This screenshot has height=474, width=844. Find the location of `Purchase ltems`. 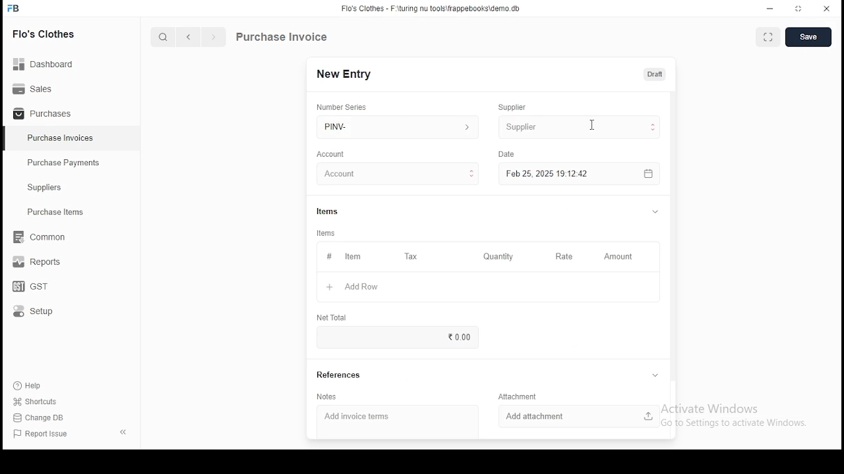

Purchase ltems is located at coordinates (49, 213).